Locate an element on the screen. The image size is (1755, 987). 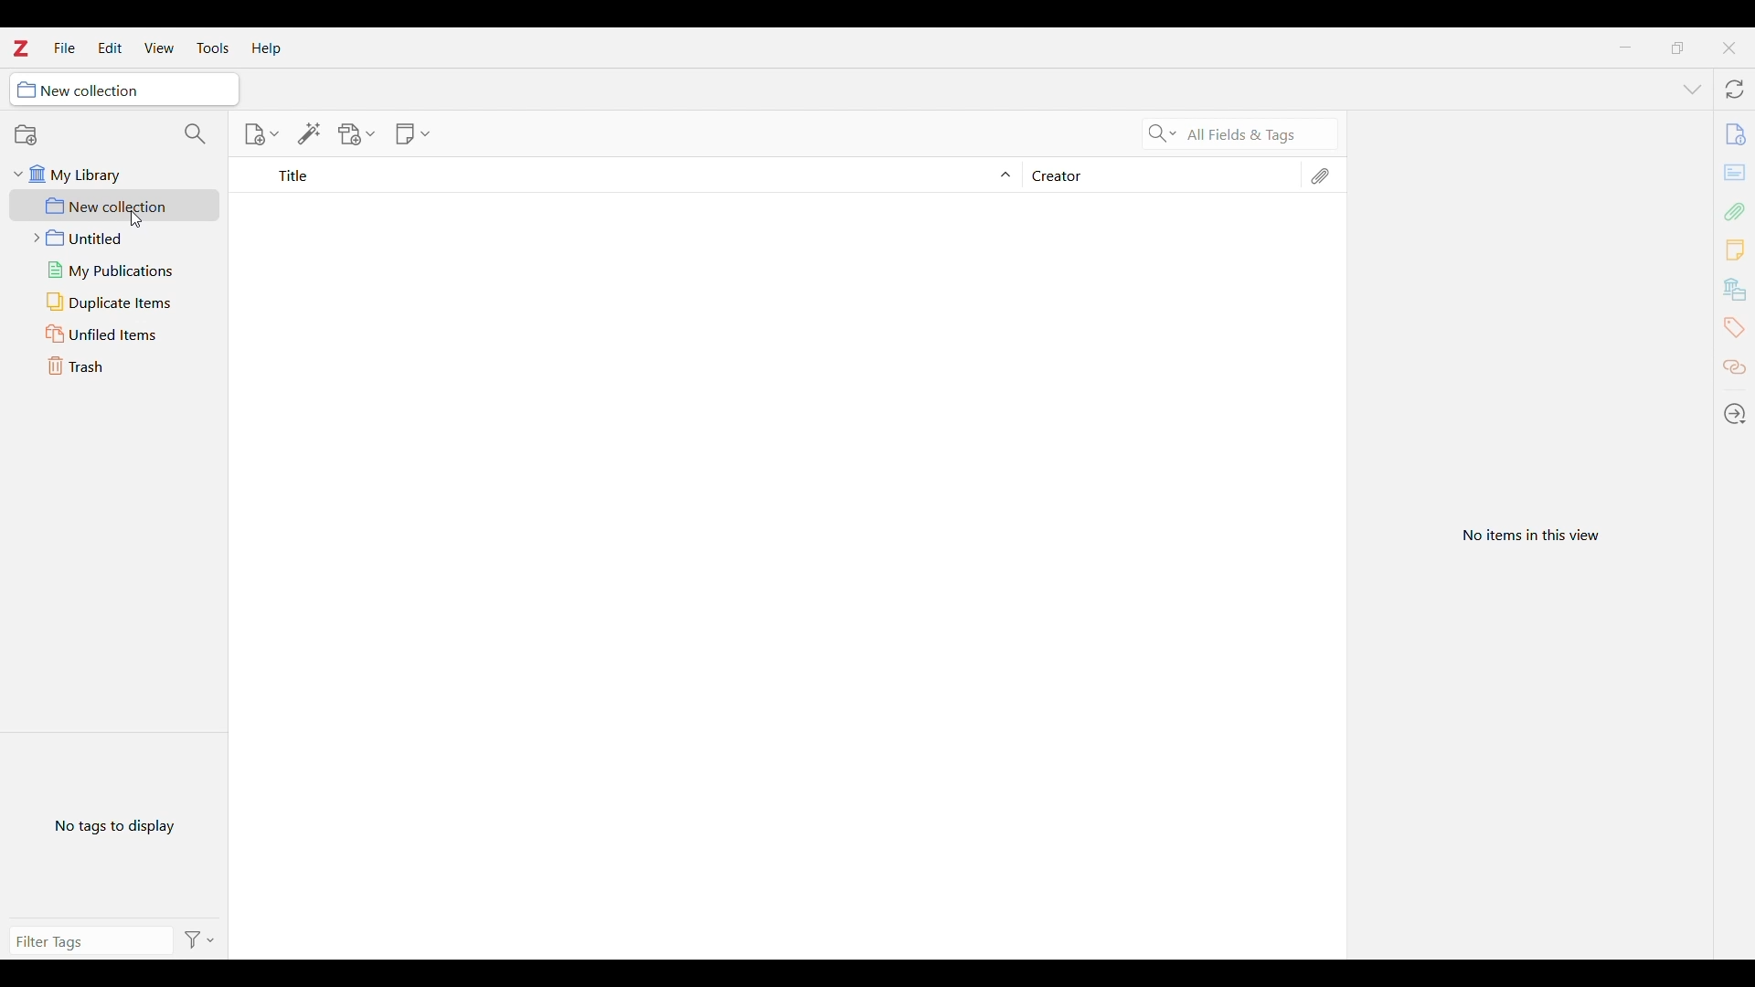
Search criteria options is located at coordinates (1163, 133).